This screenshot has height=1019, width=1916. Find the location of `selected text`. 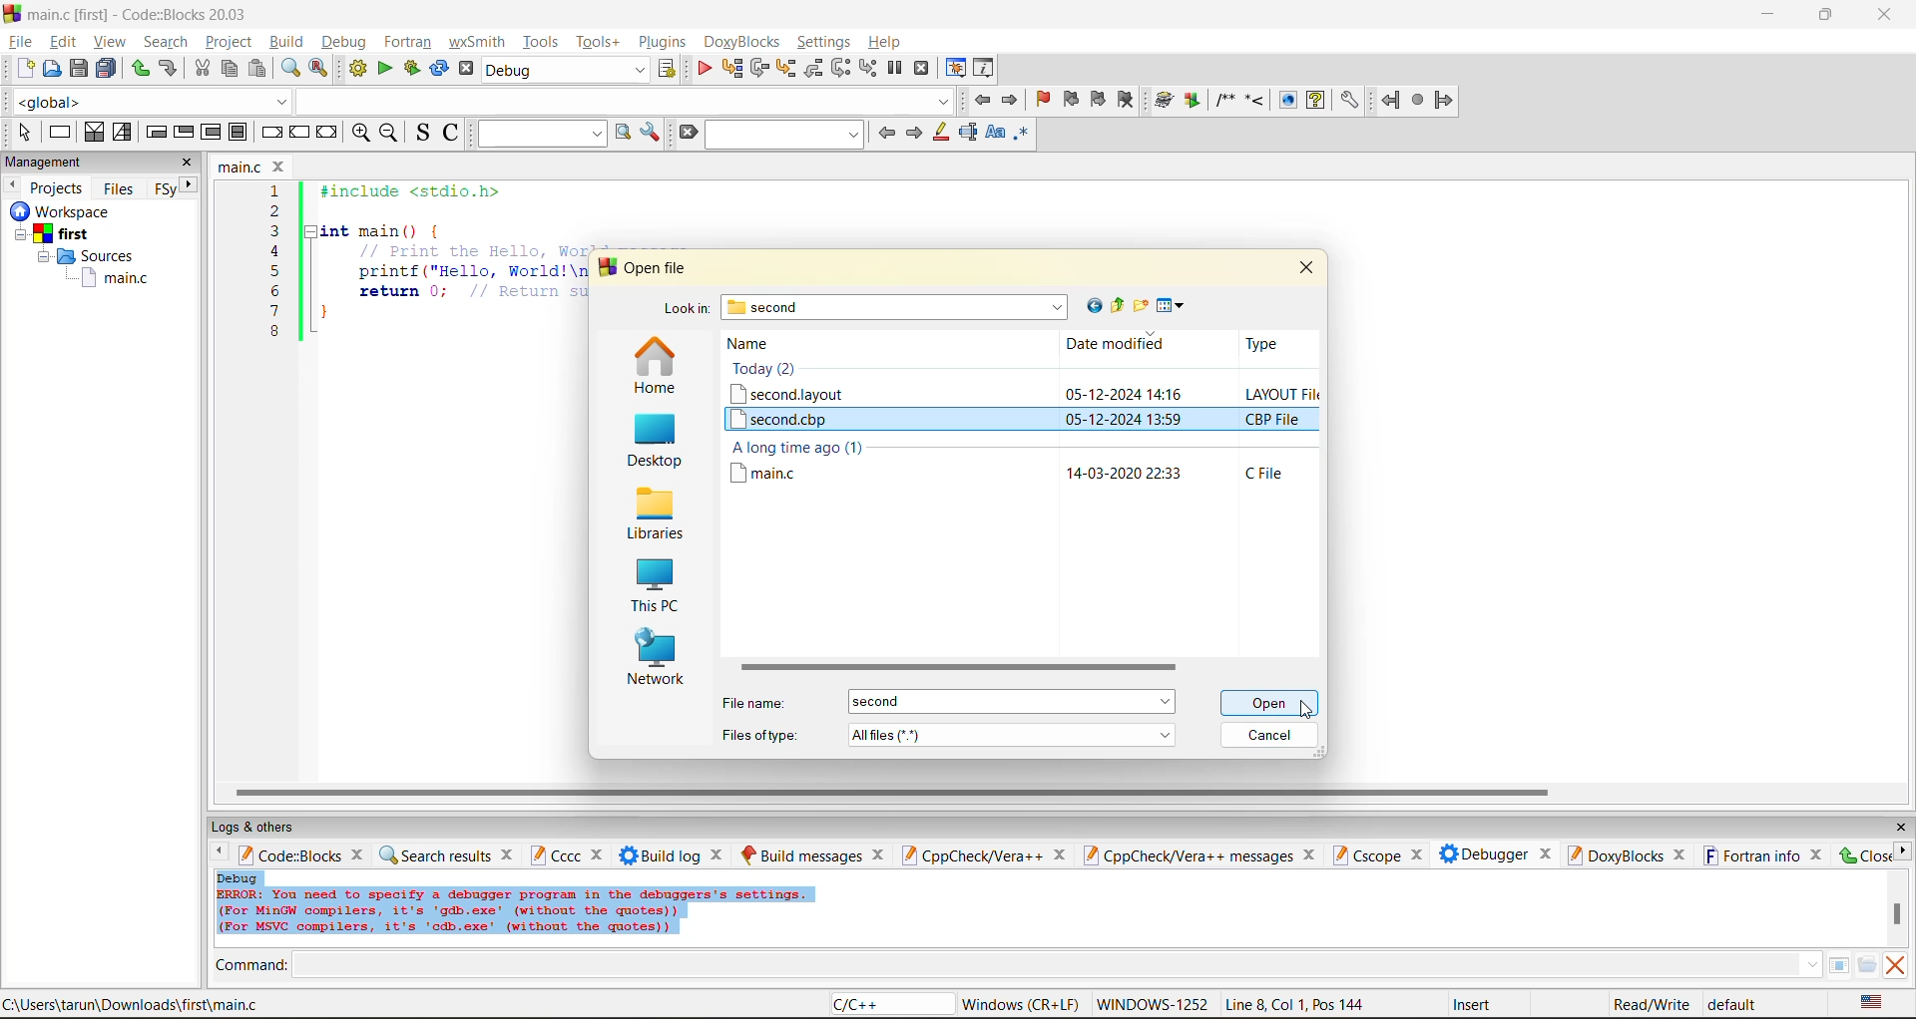

selected text is located at coordinates (968, 133).